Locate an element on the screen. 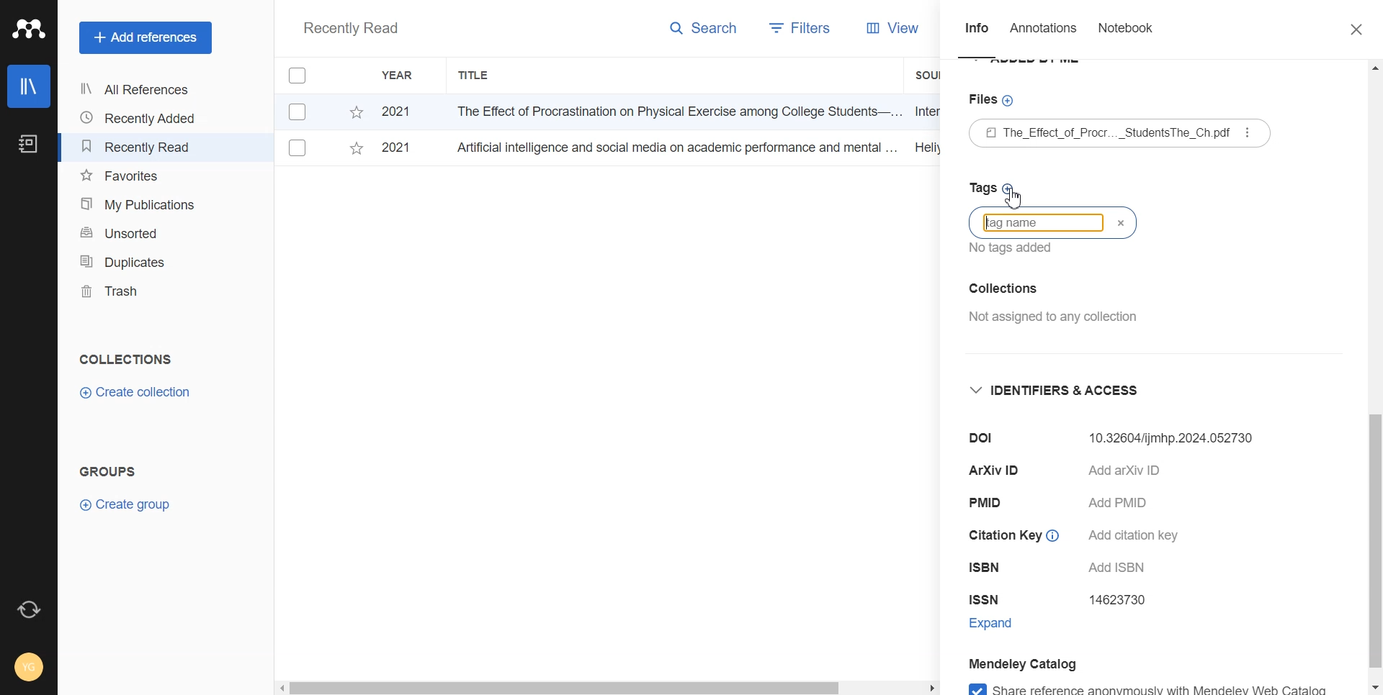 This screenshot has height=695, width=1383. Checkbox is located at coordinates (305, 75).